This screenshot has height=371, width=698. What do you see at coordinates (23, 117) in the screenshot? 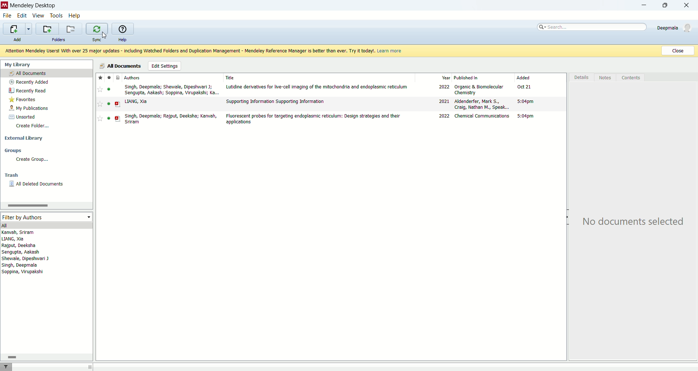
I see `unsorted` at bounding box center [23, 117].